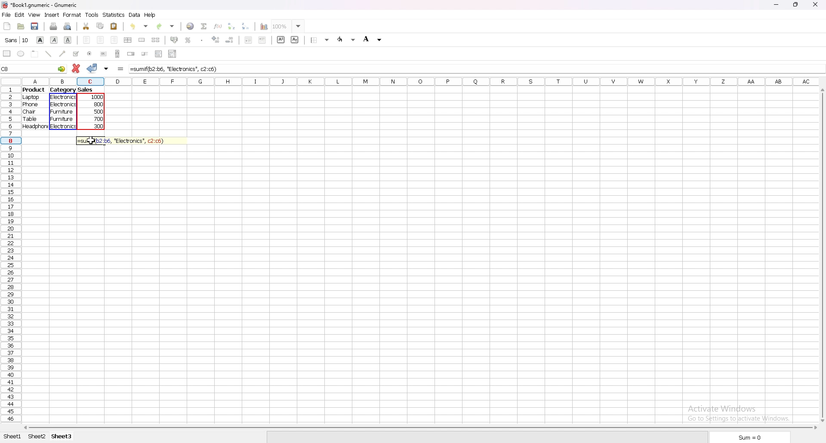 Image resolution: width=826 pixels, height=443 pixels. Describe the element at coordinates (99, 127) in the screenshot. I see `300` at that location.